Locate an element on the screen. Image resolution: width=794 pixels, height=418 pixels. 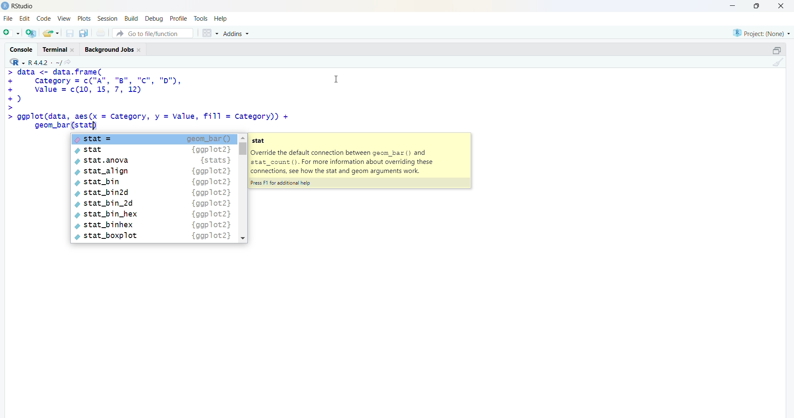
File is located at coordinates (8, 19).